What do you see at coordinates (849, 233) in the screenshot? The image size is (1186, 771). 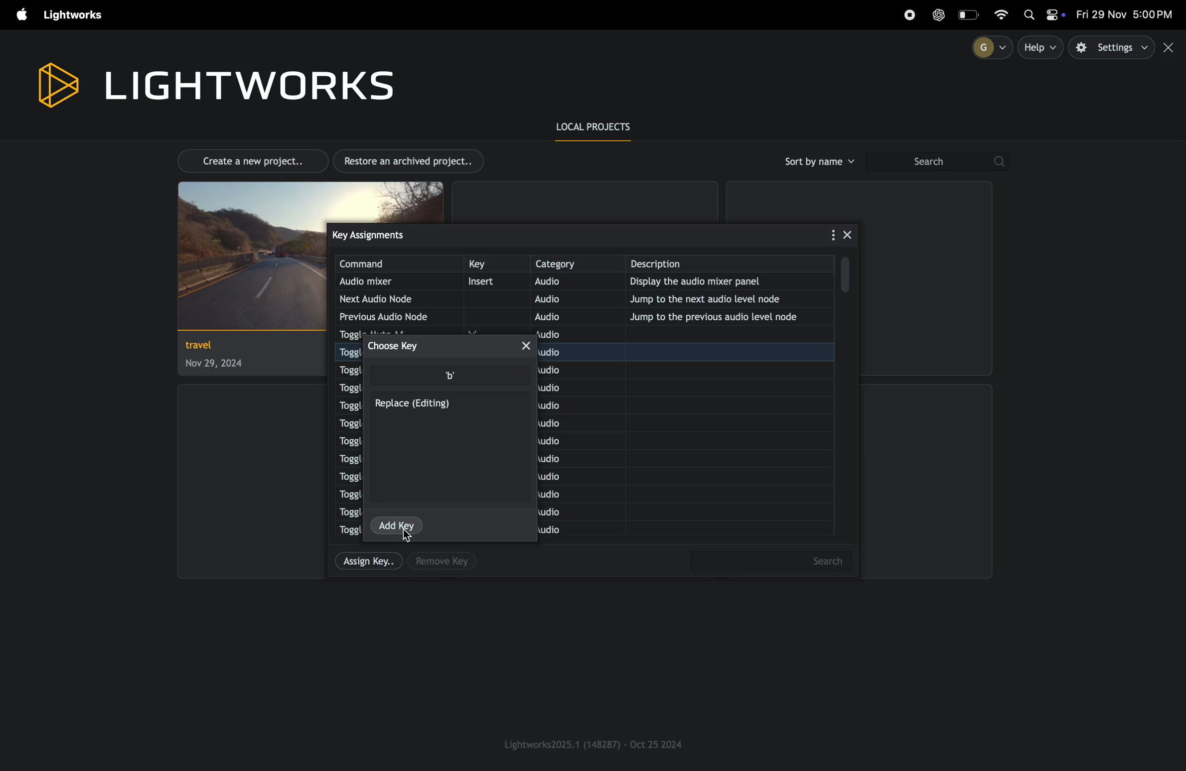 I see `close` at bounding box center [849, 233].